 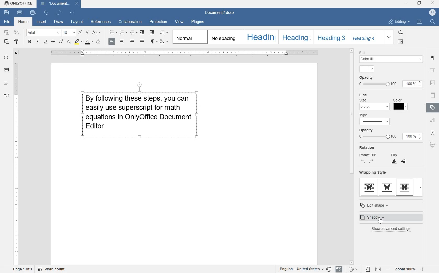 What do you see at coordinates (89, 42) in the screenshot?
I see `font color` at bounding box center [89, 42].